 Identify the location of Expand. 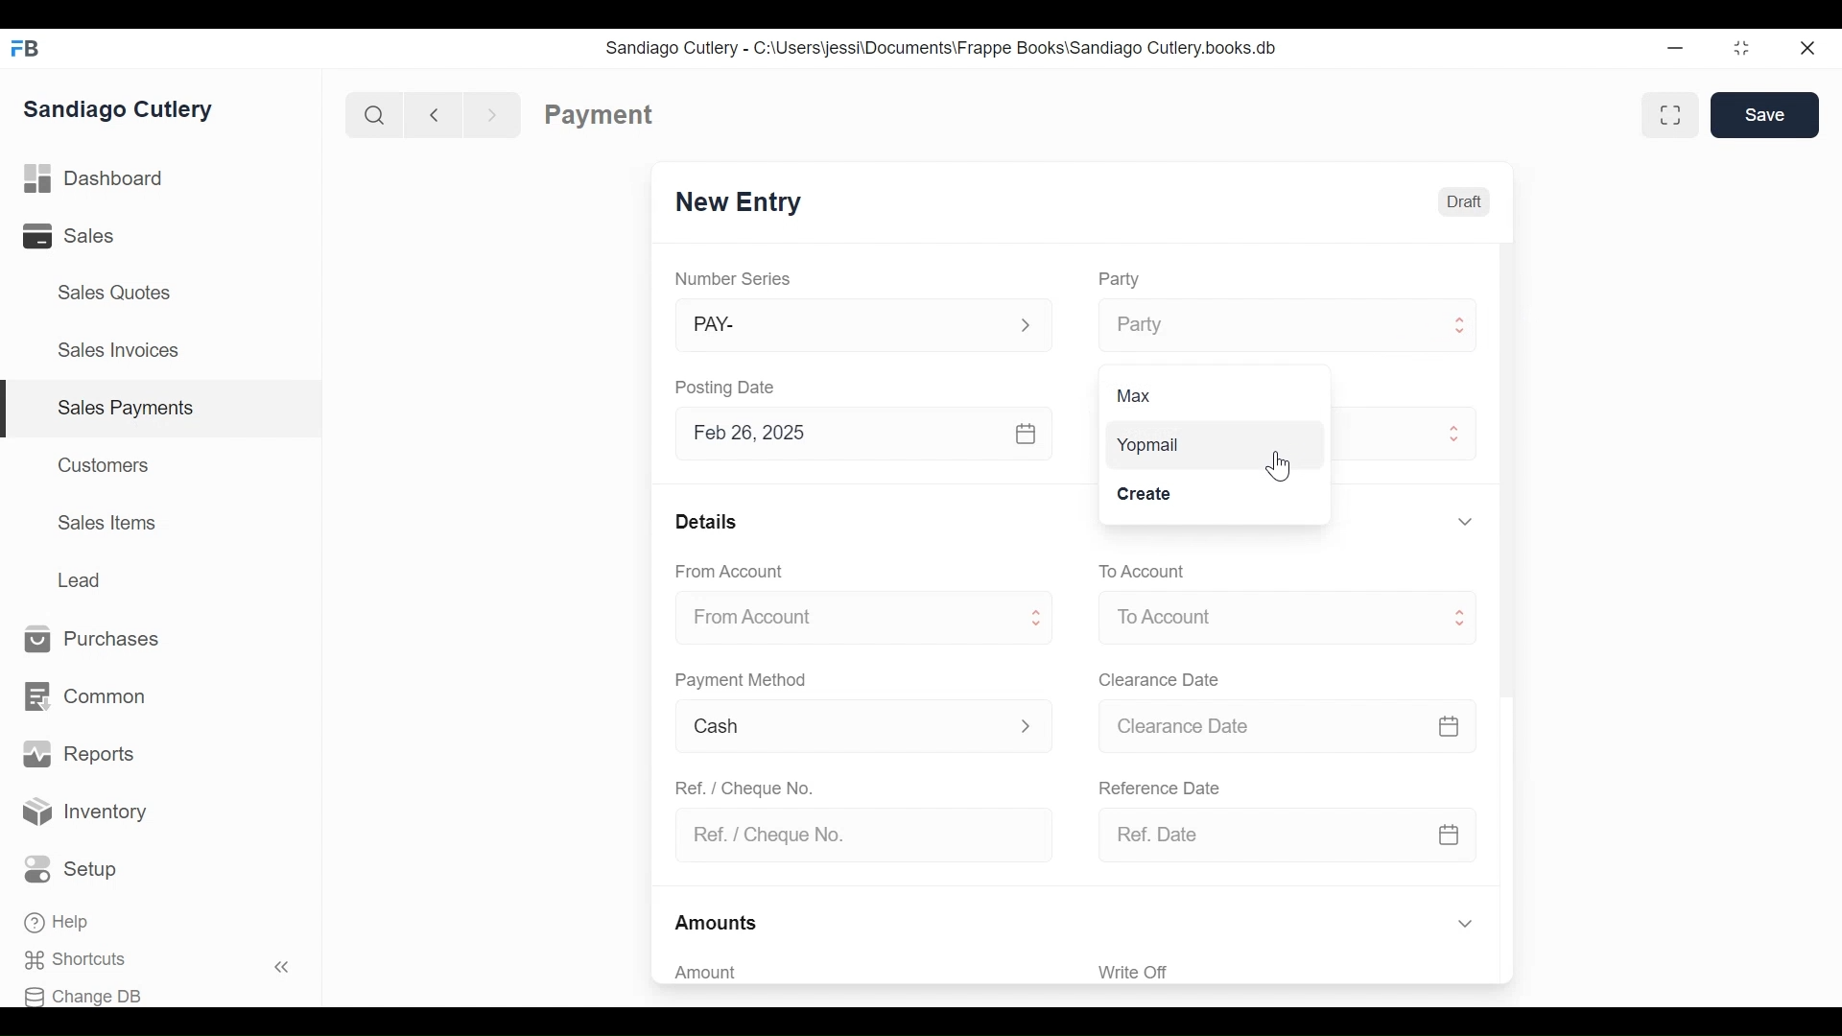
(1464, 925).